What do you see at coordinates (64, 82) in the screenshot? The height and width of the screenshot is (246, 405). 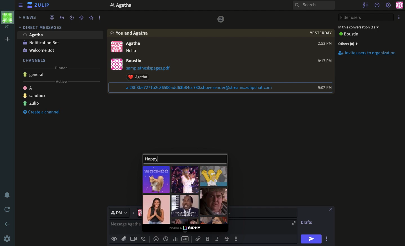 I see `Active` at bounding box center [64, 82].